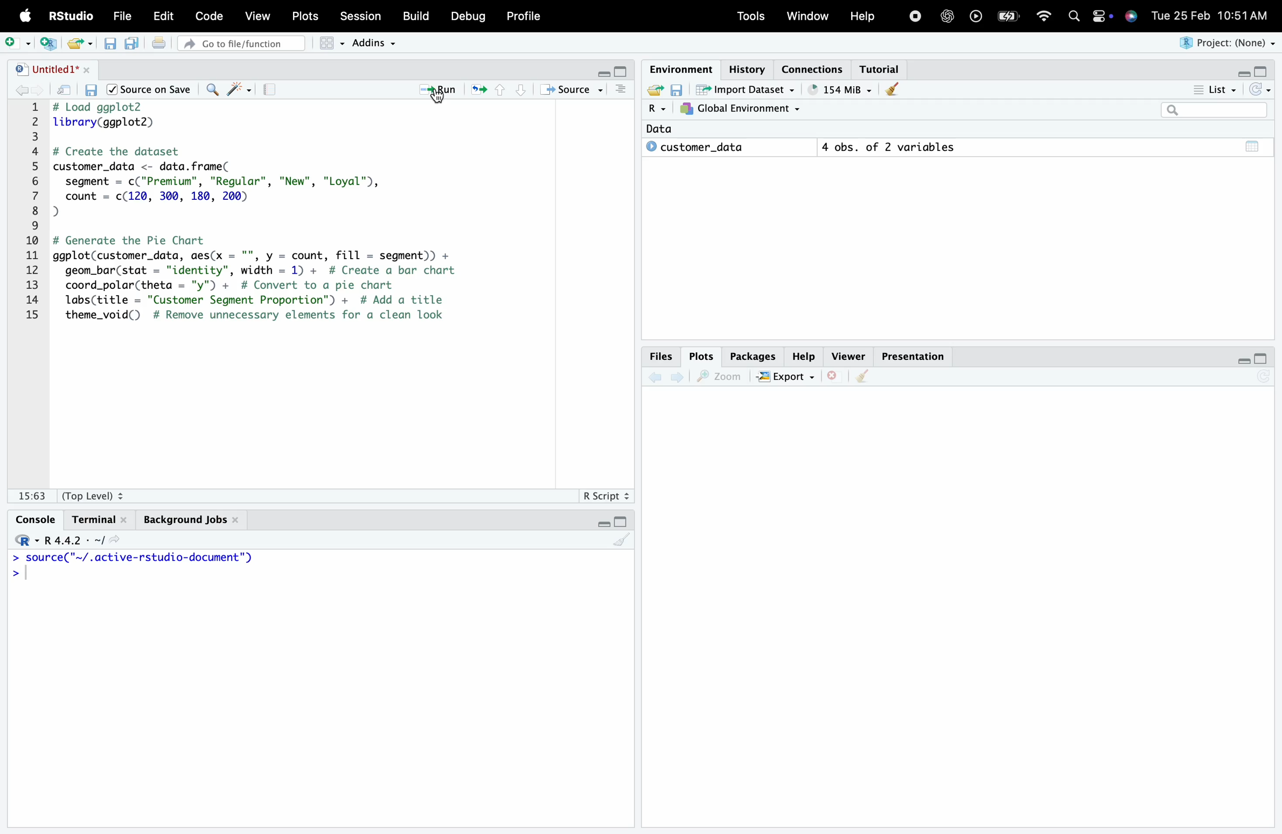 Image resolution: width=1282 pixels, height=834 pixels. I want to click on save script, so click(112, 48).